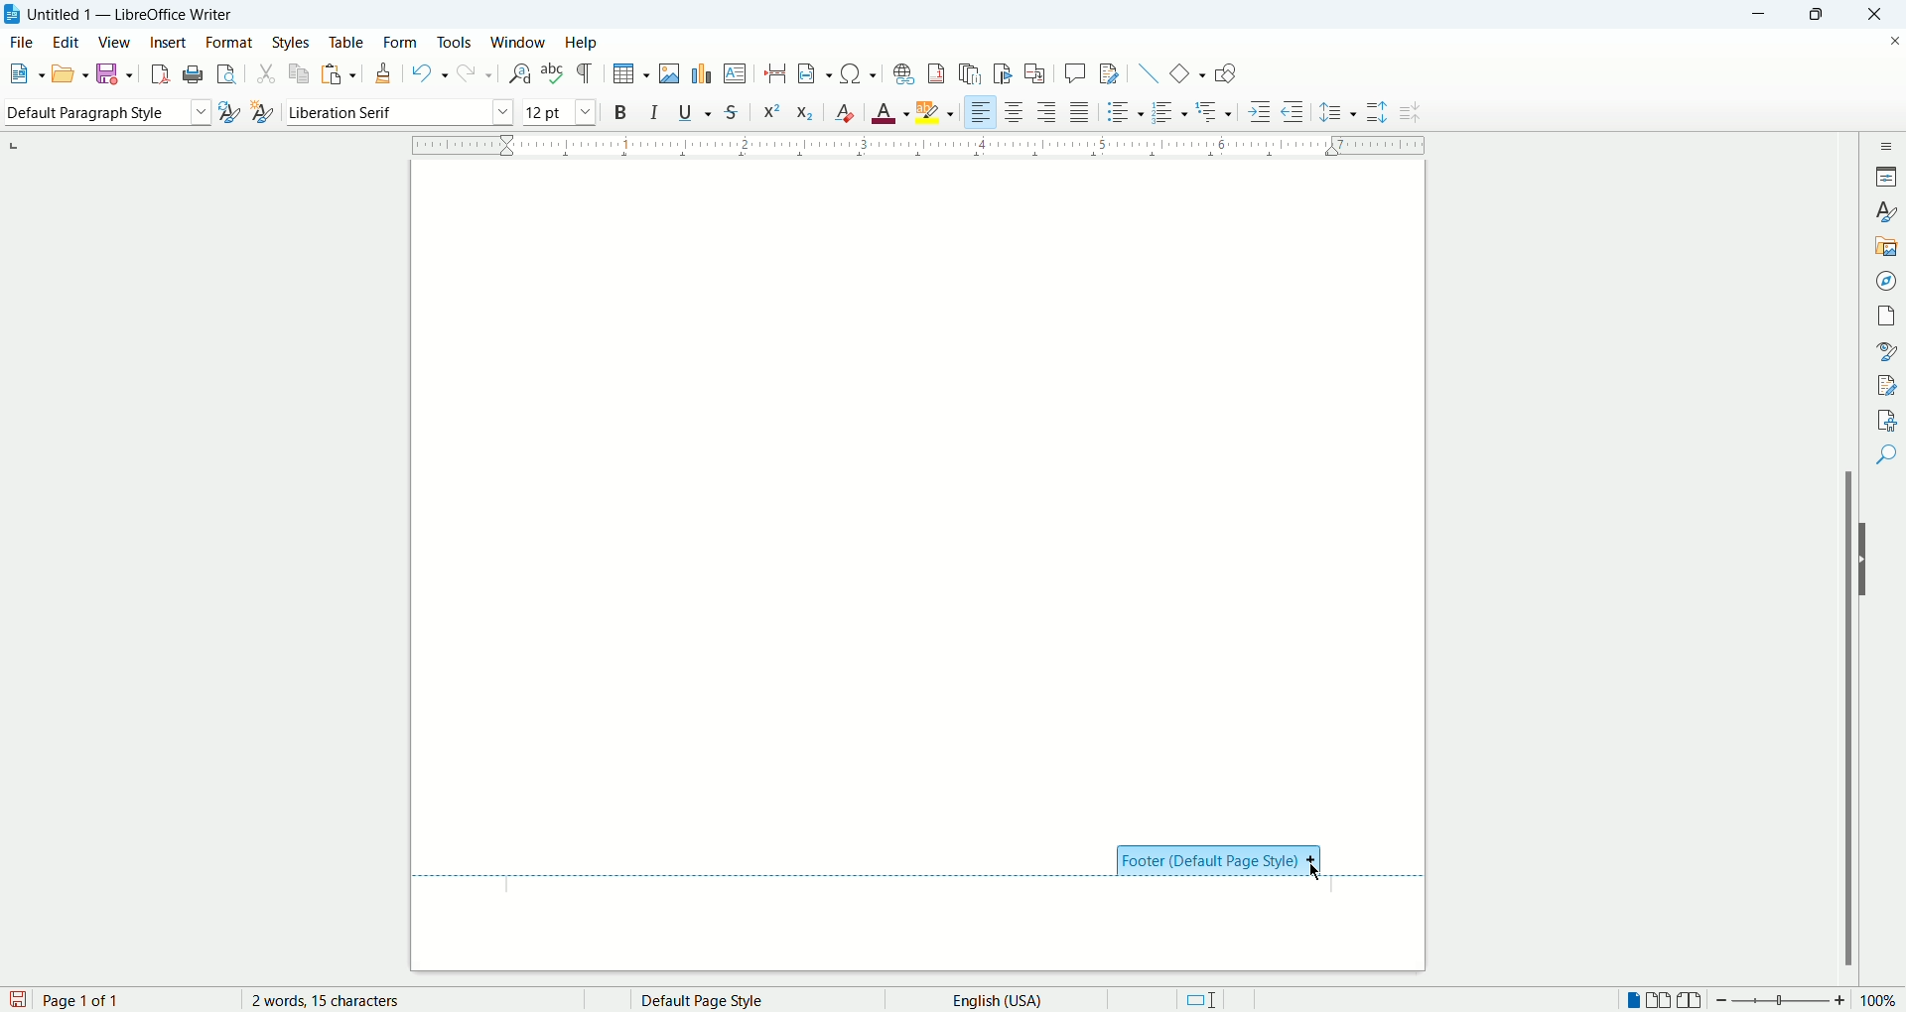 The width and height of the screenshot is (1906, 1012). I want to click on styles, so click(294, 42).